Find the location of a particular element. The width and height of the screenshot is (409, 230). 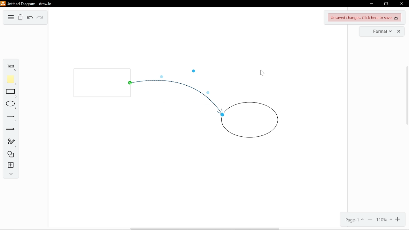

Restore down is located at coordinates (386, 4).